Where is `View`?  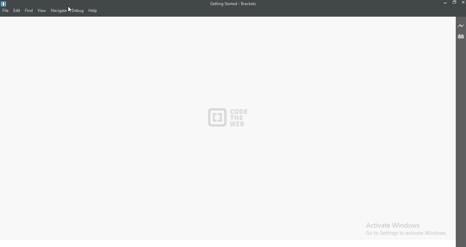
View is located at coordinates (42, 11).